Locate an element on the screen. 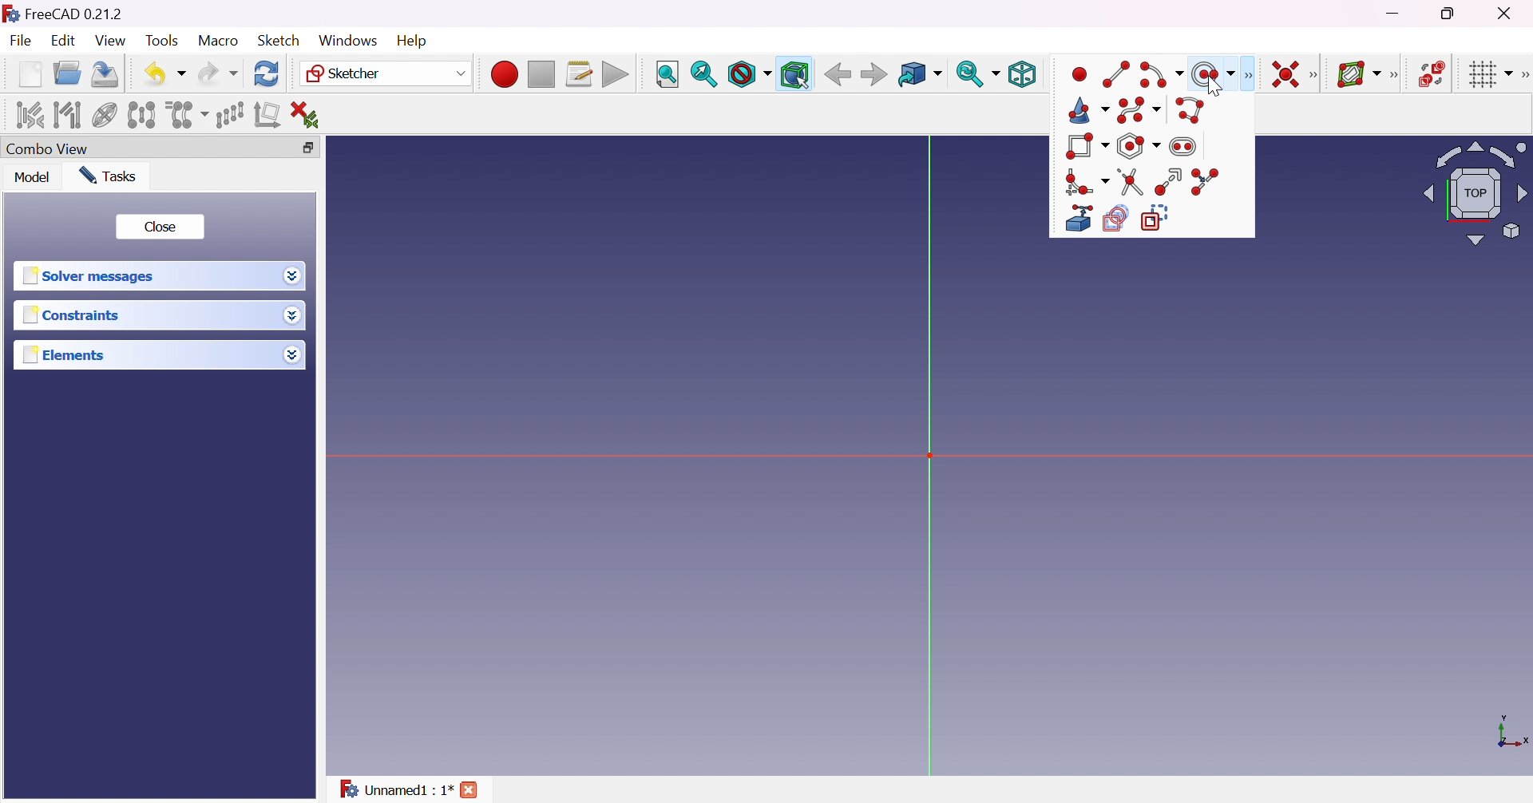 Image resolution: width=1533 pixels, height=803 pixels. Create point is located at coordinates (1081, 73).